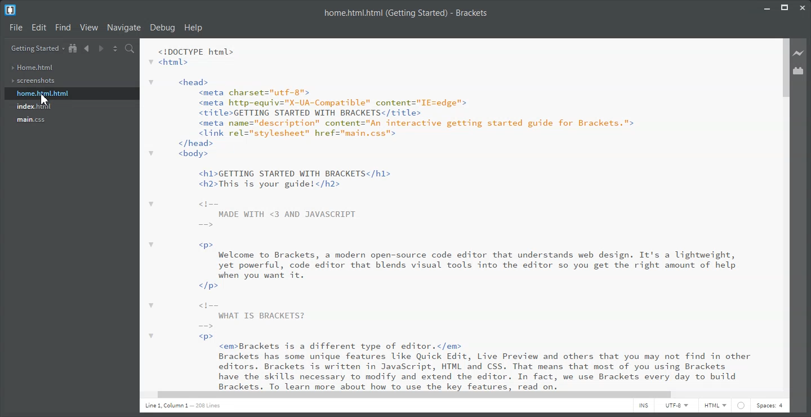  I want to click on Text 2, so click(454, 214).